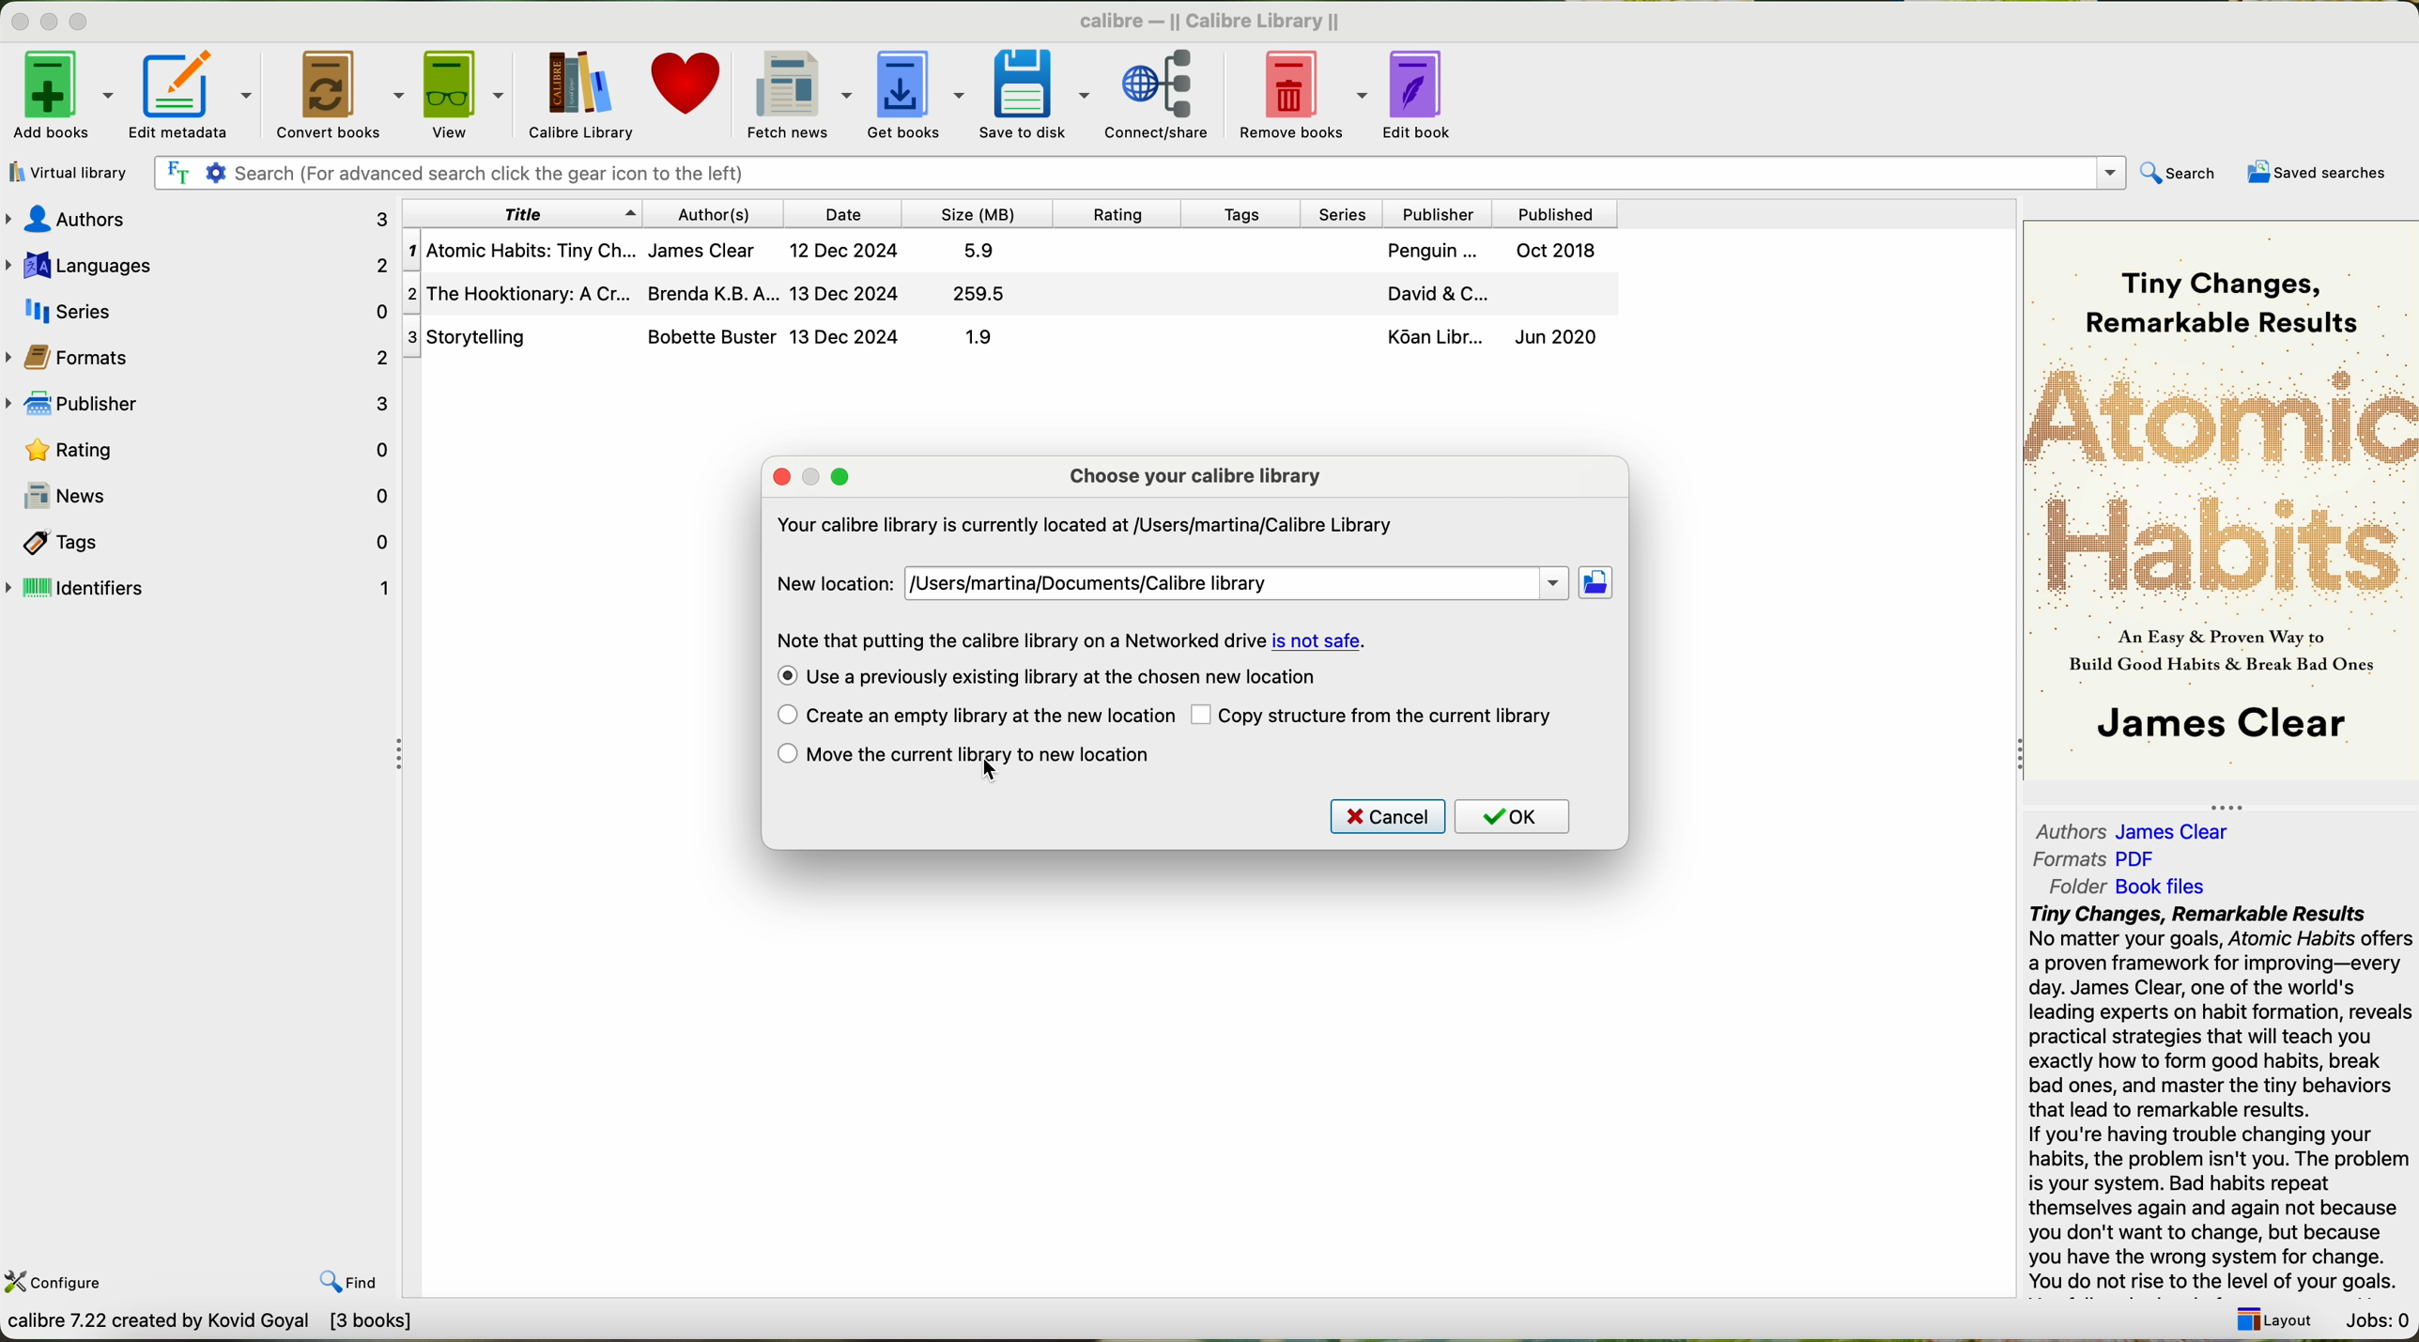 The height and width of the screenshot is (1342, 2419). What do you see at coordinates (1491, 253) in the screenshot?
I see `Penguin ... Oct 2018` at bounding box center [1491, 253].